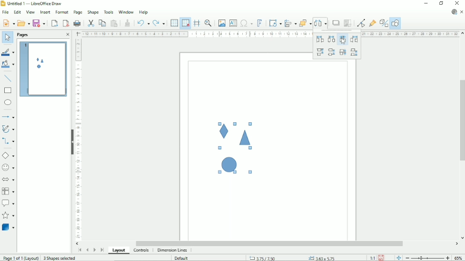 The height and width of the screenshot is (261, 465). What do you see at coordinates (462, 238) in the screenshot?
I see `Vertical scroll button` at bounding box center [462, 238].